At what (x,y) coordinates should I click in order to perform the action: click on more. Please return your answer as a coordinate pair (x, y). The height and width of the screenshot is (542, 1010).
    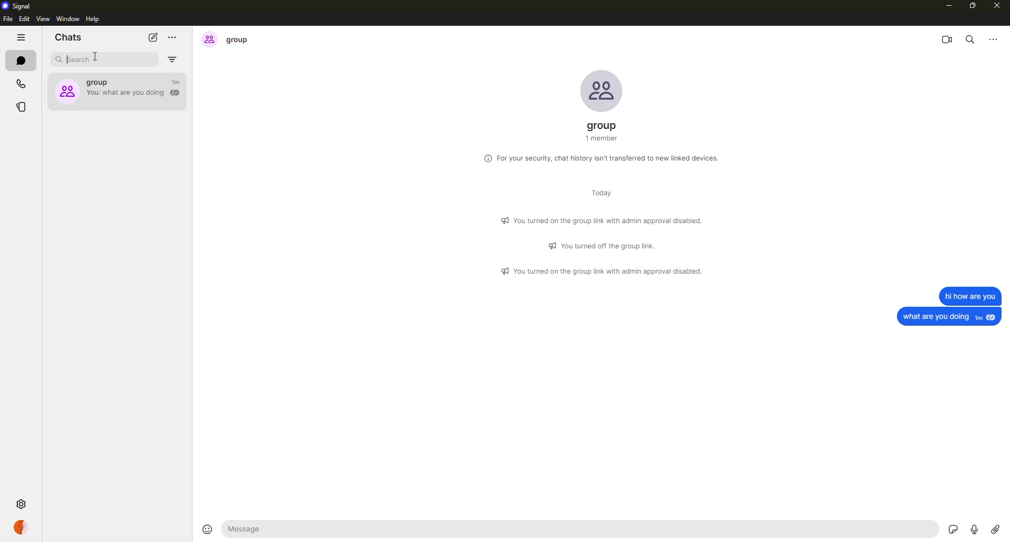
    Looking at the image, I should click on (174, 36).